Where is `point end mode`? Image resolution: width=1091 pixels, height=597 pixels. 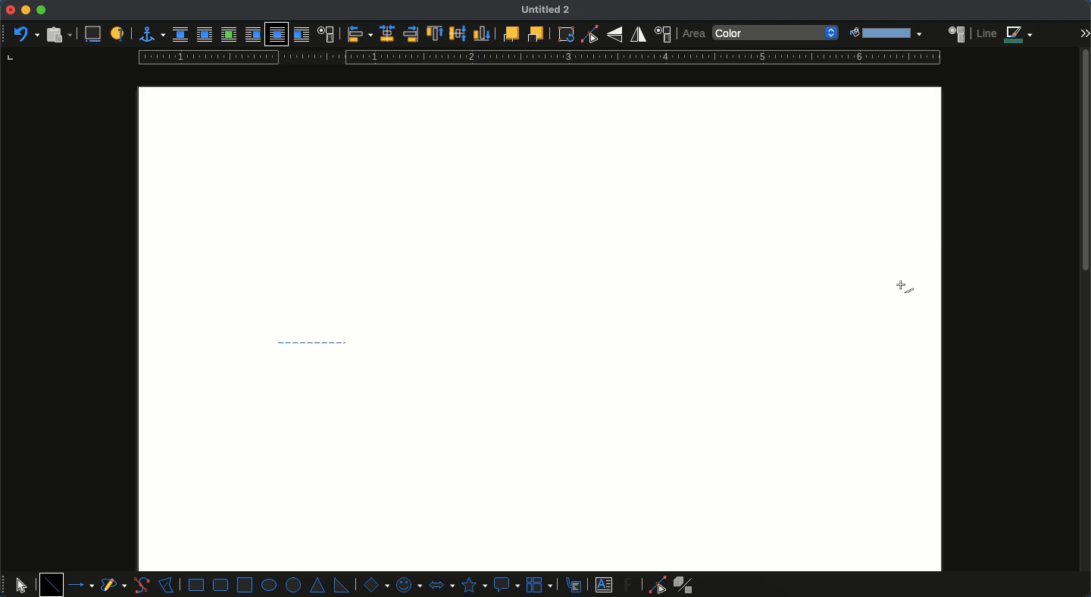
point end mode is located at coordinates (655, 585).